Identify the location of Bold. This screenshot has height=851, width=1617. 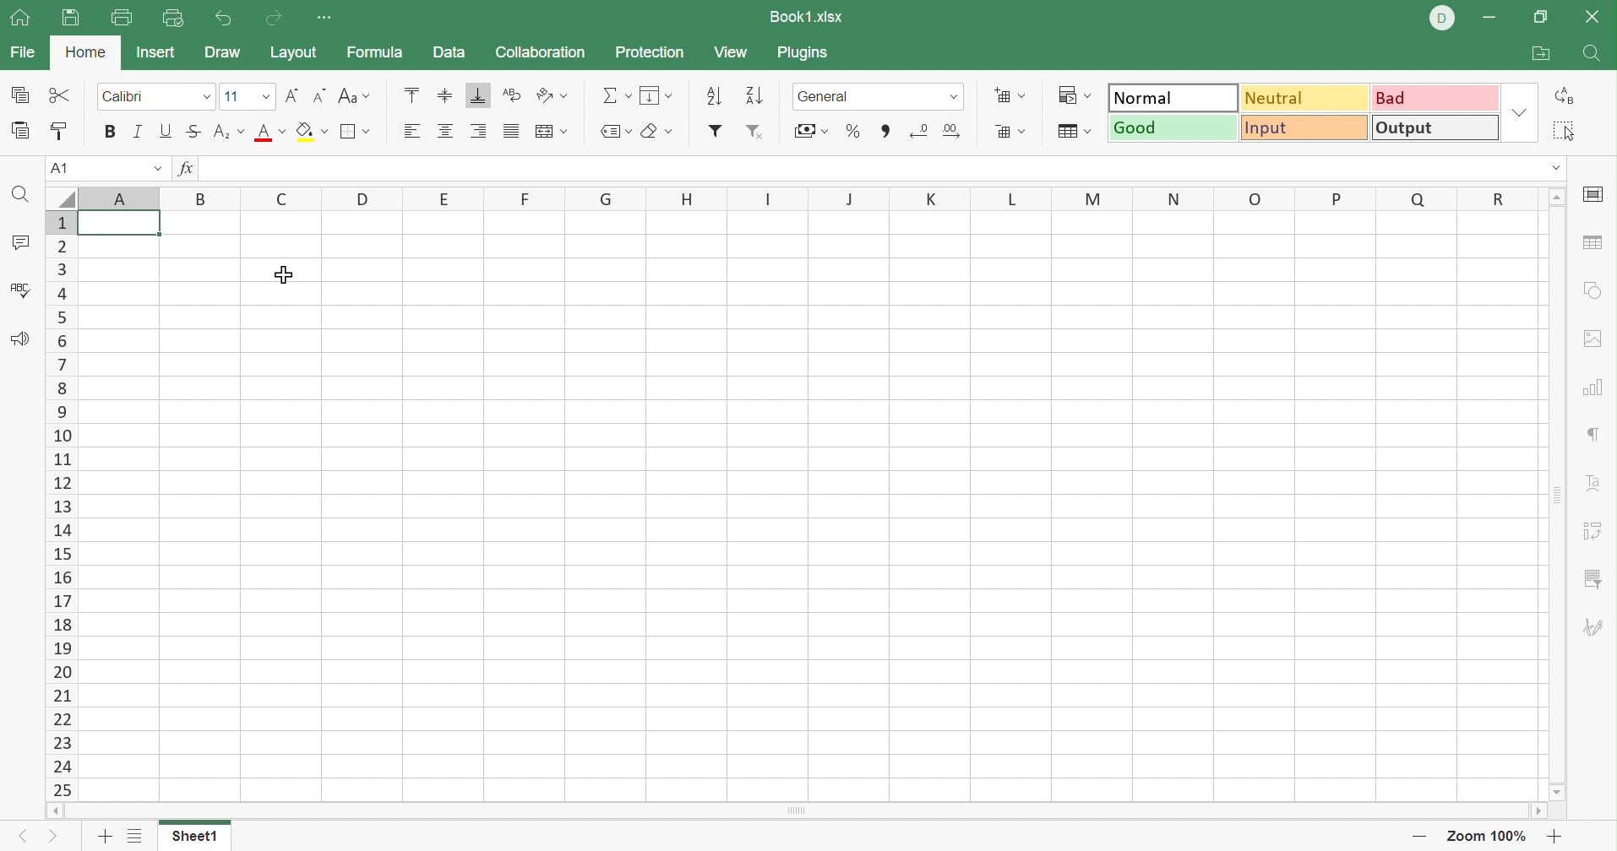
(111, 132).